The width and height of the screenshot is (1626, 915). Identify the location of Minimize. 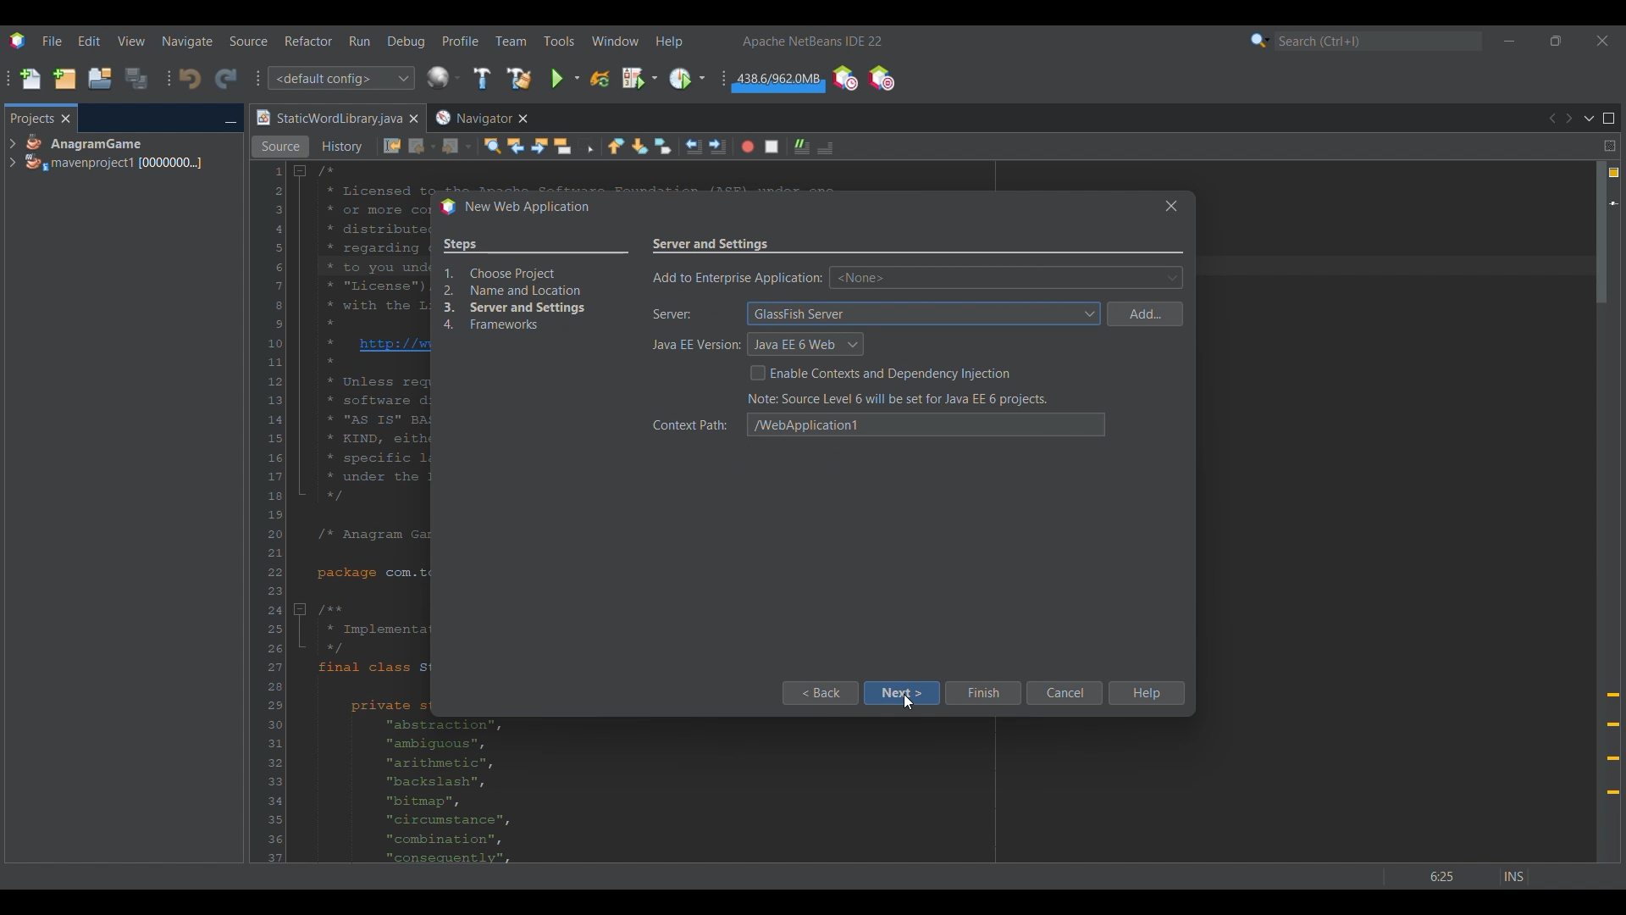
(230, 119).